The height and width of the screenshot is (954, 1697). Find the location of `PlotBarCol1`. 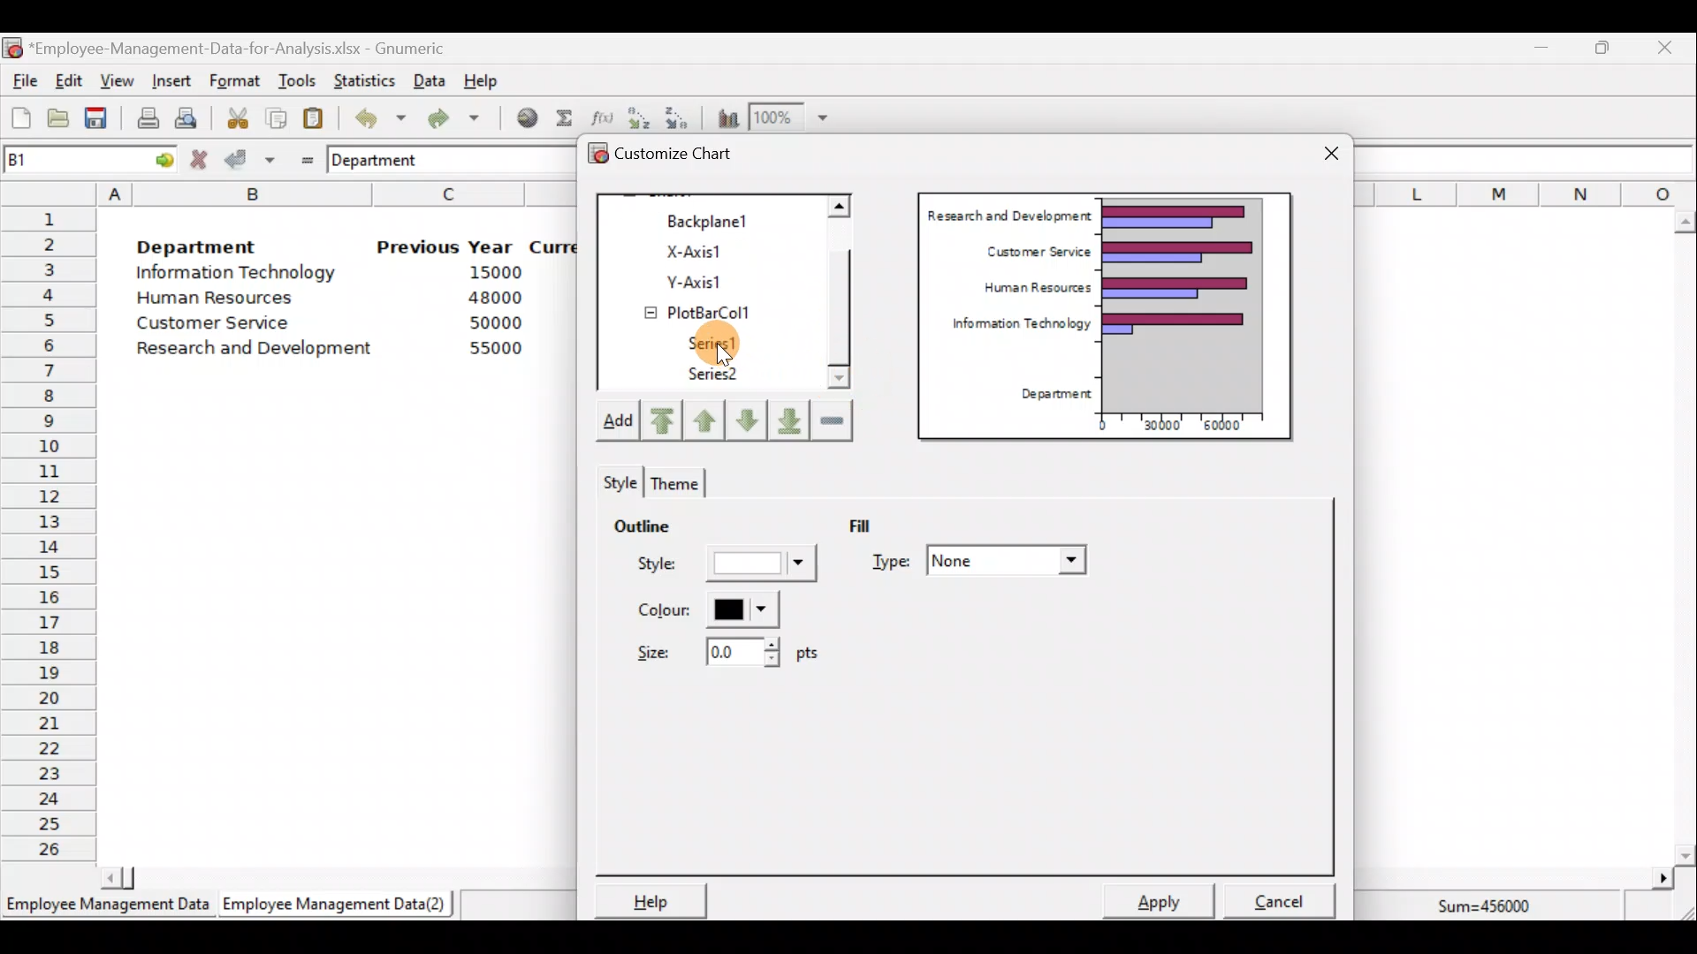

PlotBarCol1 is located at coordinates (713, 307).